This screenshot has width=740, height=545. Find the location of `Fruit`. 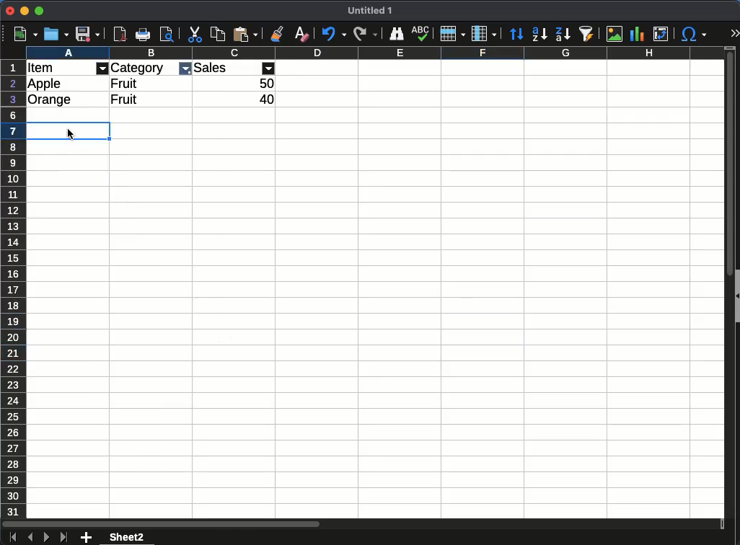

Fruit is located at coordinates (123, 99).